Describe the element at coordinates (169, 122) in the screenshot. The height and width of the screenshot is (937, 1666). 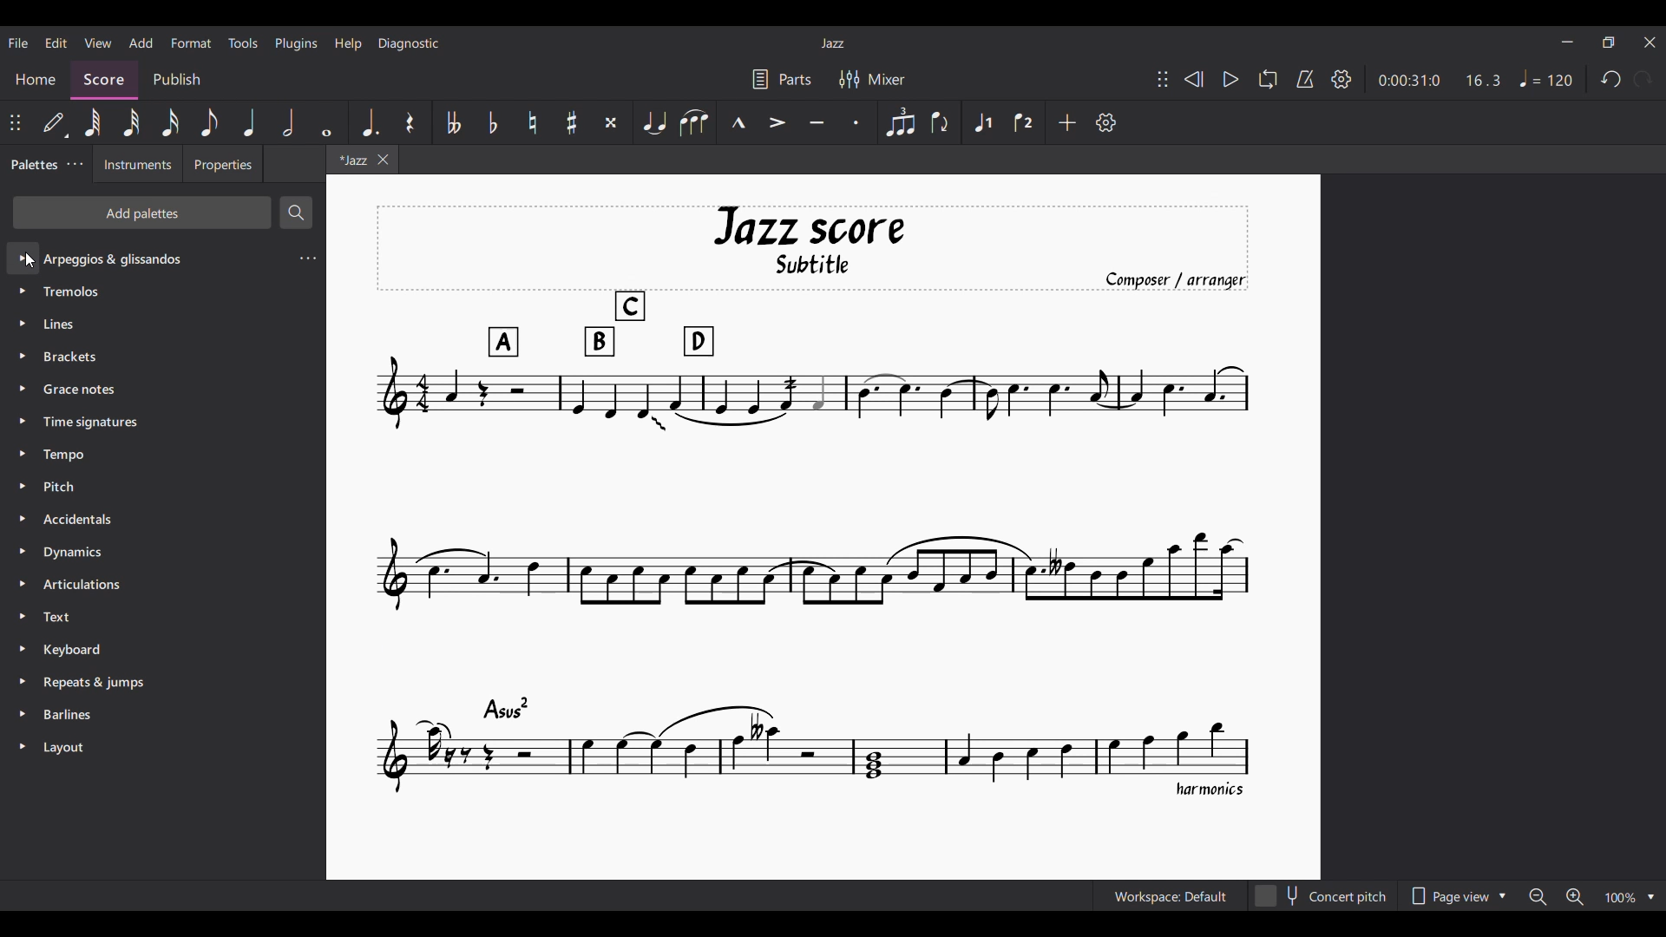
I see `16th note` at that location.